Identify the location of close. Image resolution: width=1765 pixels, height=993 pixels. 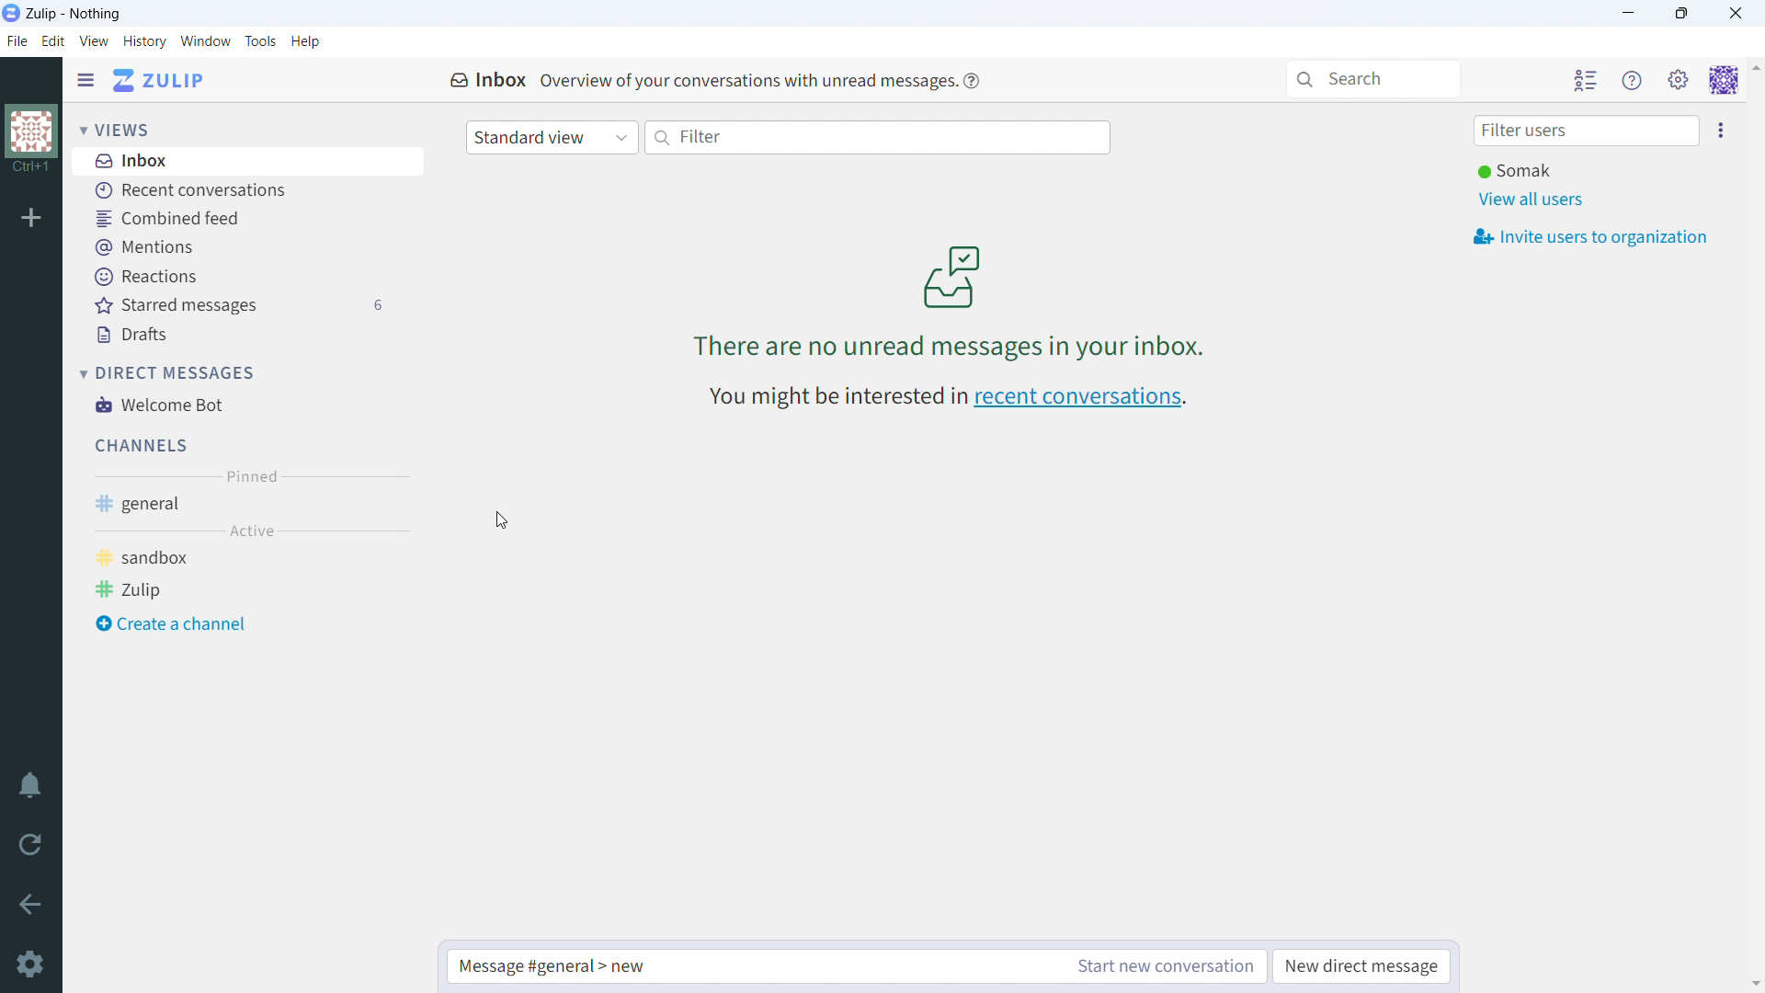
(1735, 13).